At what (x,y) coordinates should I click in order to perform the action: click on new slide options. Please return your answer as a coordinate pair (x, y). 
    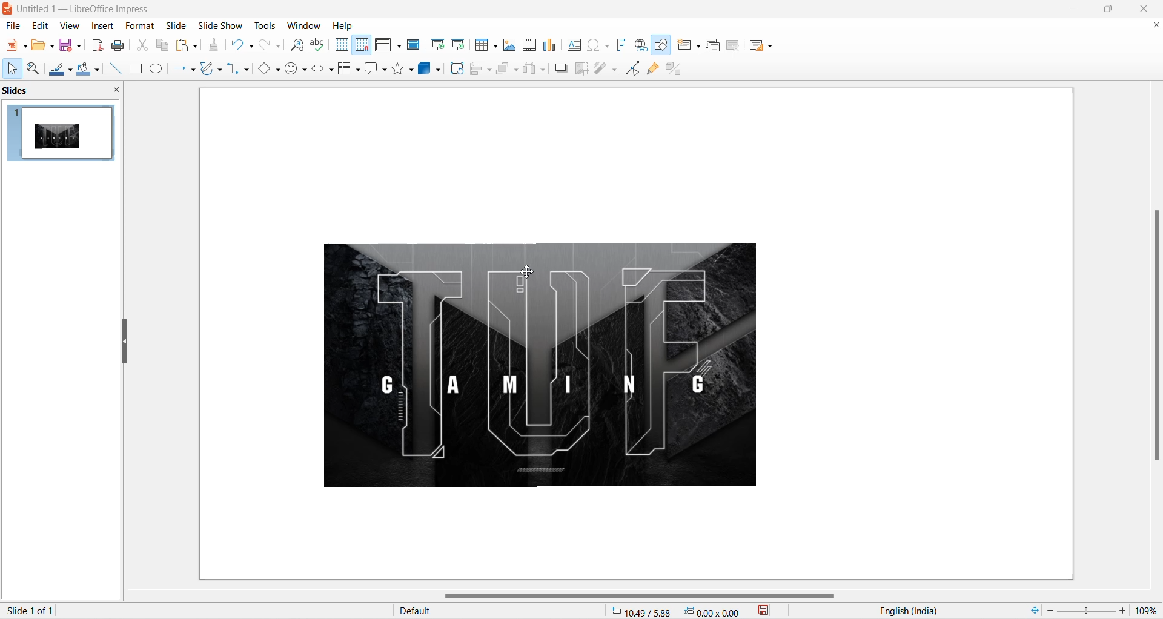
    Looking at the image, I should click on (700, 46).